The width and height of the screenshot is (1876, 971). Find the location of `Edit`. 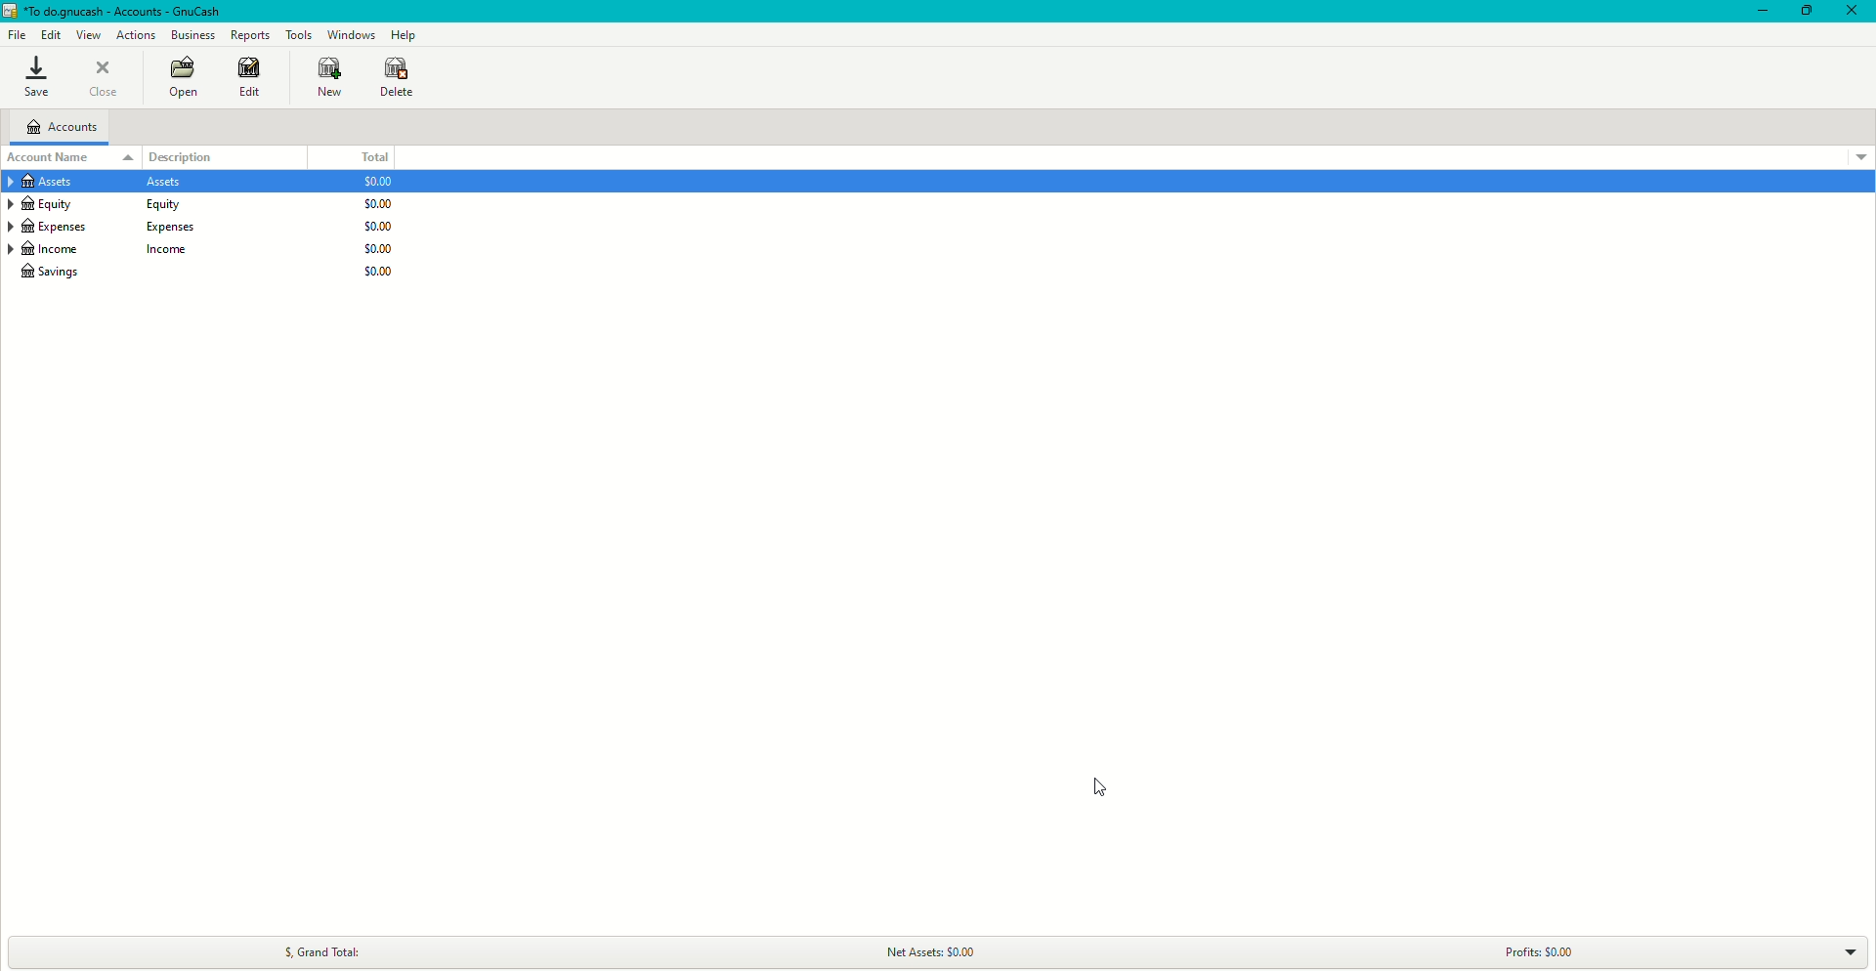

Edit is located at coordinates (51, 35).